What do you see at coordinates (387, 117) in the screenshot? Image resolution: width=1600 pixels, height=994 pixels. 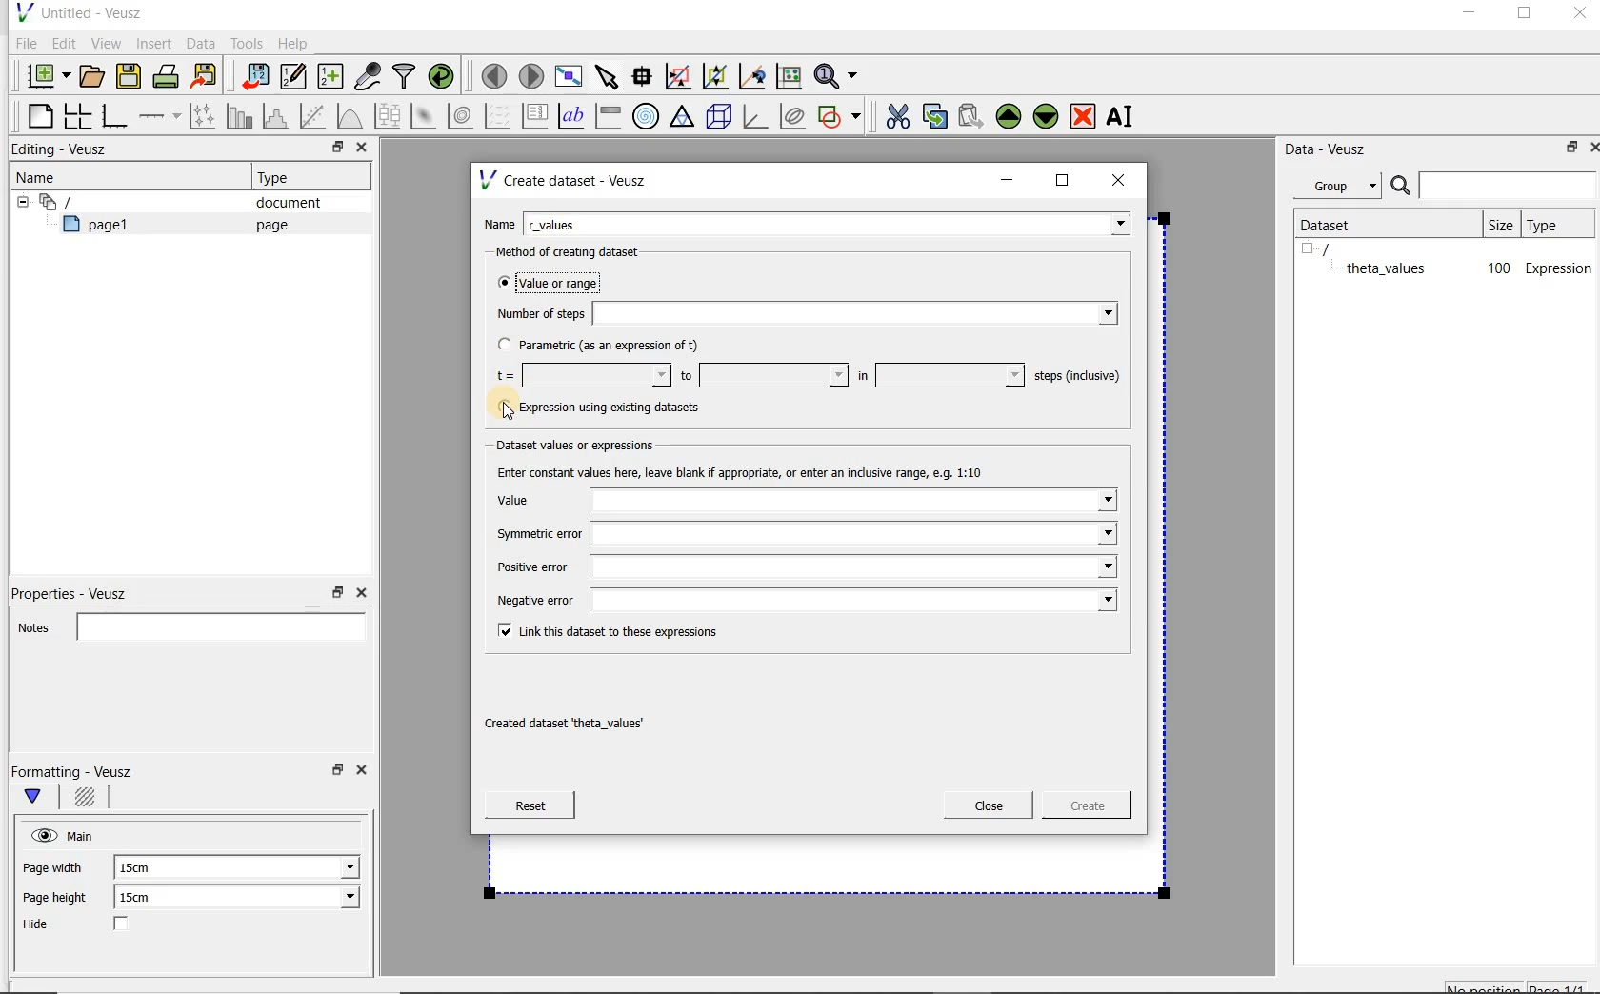 I see `plot box plots` at bounding box center [387, 117].